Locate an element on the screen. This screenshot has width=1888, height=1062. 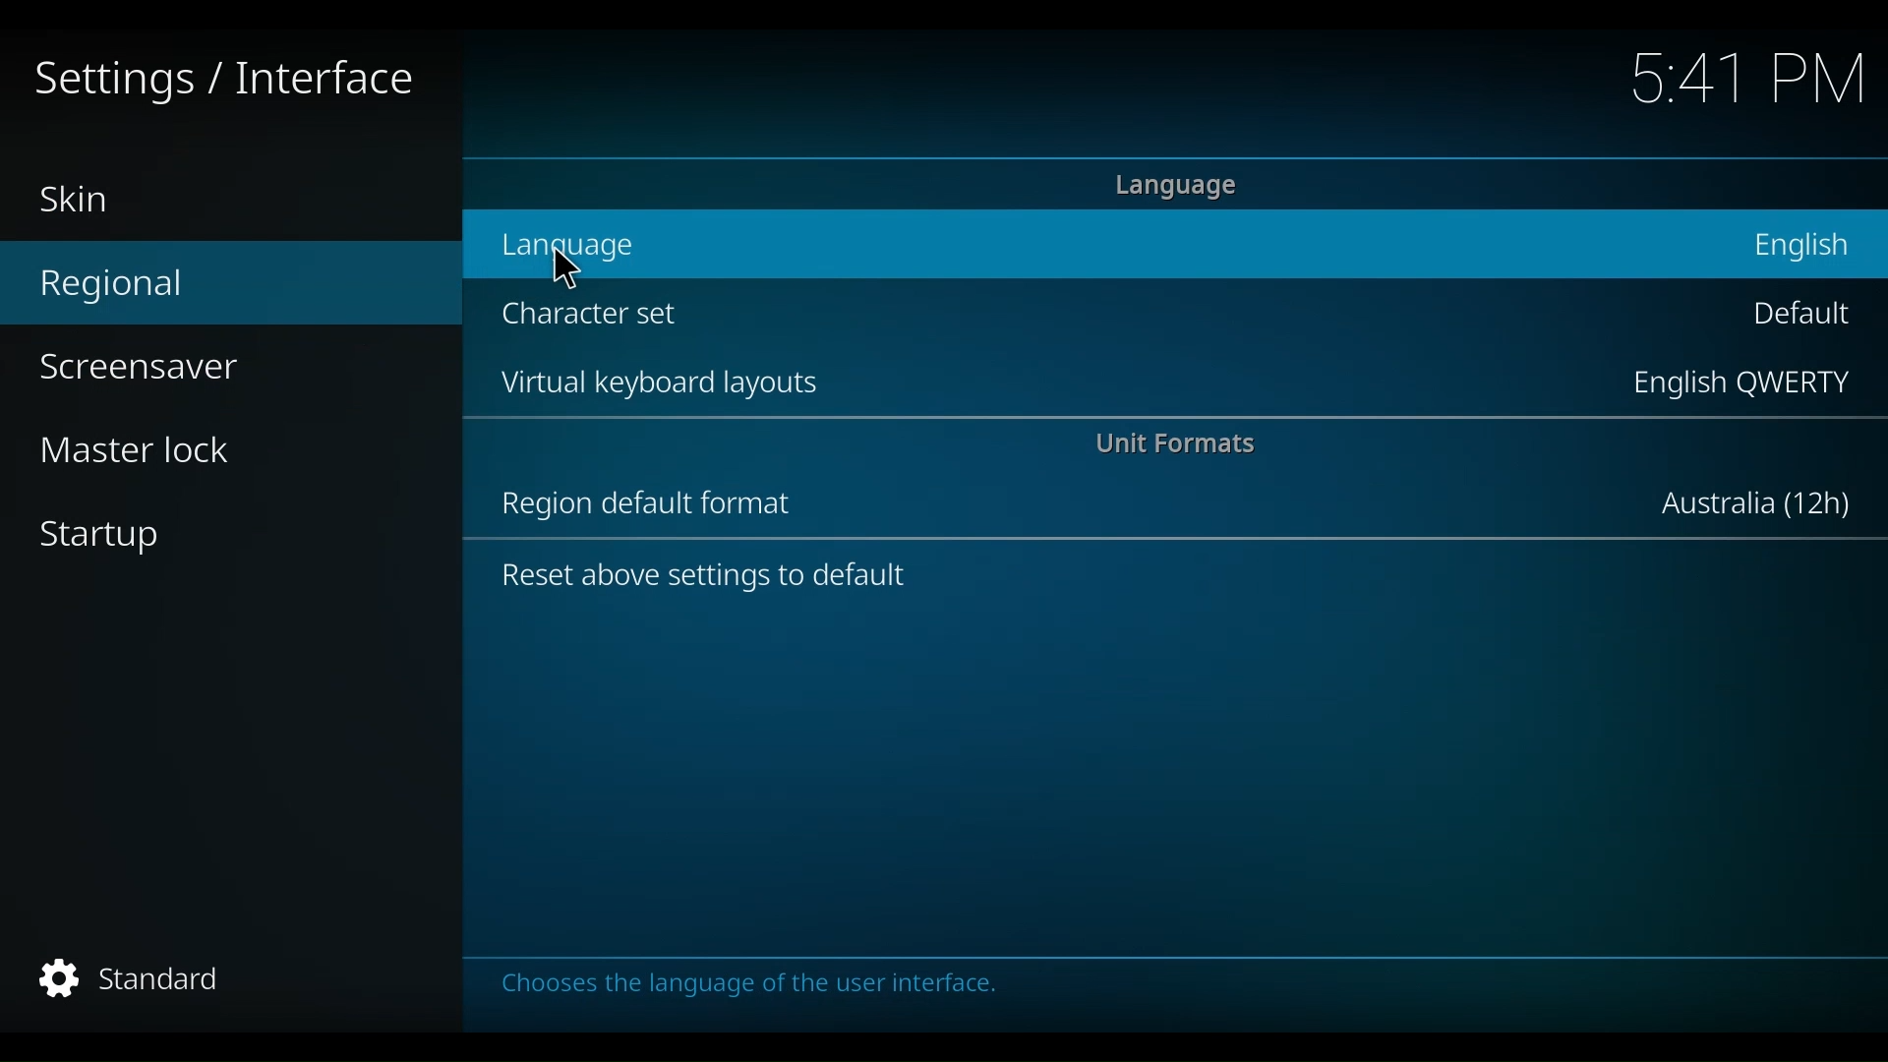
Unit Formats is located at coordinates (1197, 446).